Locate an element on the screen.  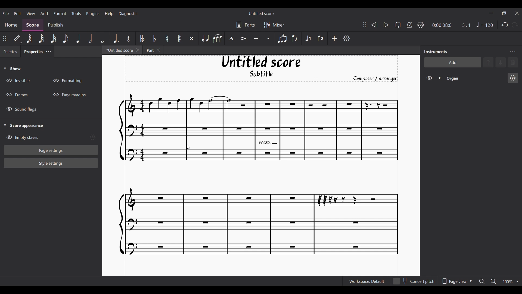
Current workspace setting is located at coordinates (366, 281).